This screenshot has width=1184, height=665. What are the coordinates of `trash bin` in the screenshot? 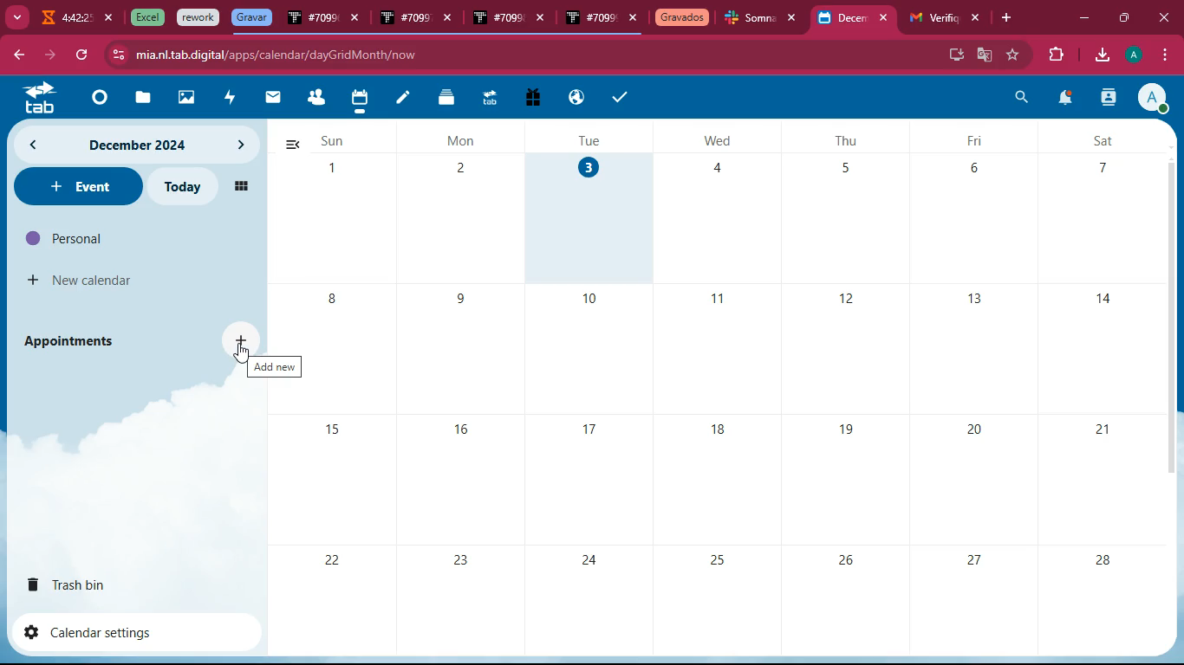 It's located at (83, 584).